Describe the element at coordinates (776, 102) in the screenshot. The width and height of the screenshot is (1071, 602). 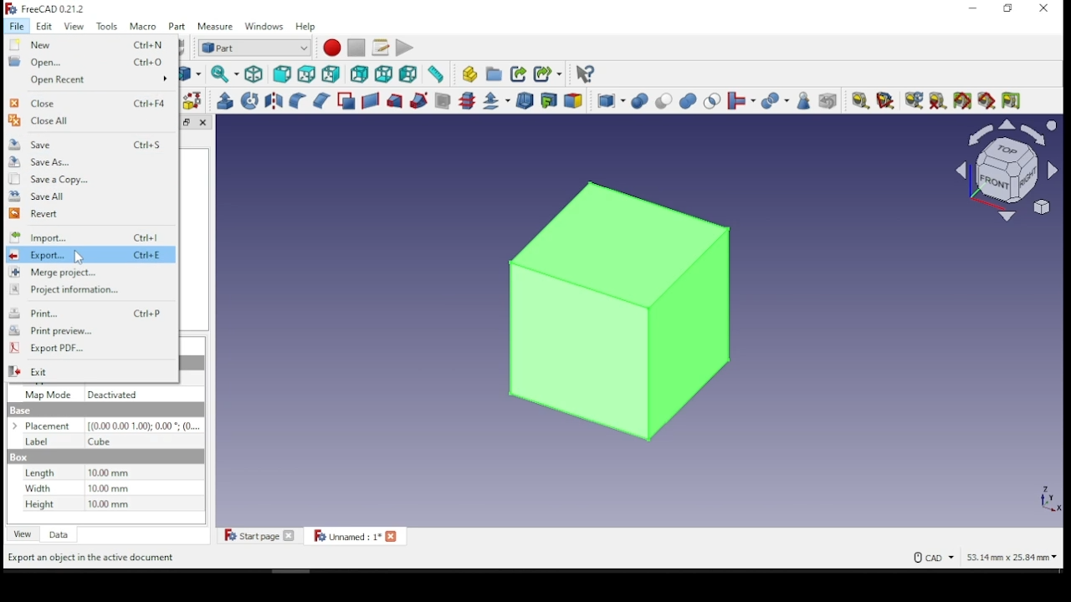
I see `split objects` at that location.